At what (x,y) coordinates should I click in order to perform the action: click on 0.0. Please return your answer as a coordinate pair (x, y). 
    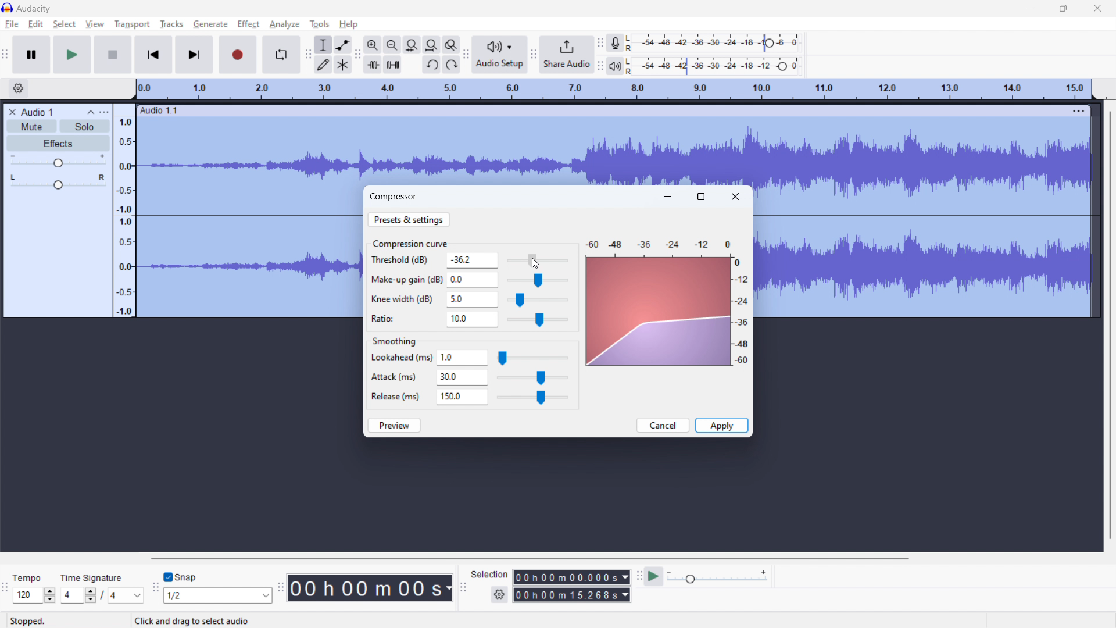
    Looking at the image, I should click on (473, 279).